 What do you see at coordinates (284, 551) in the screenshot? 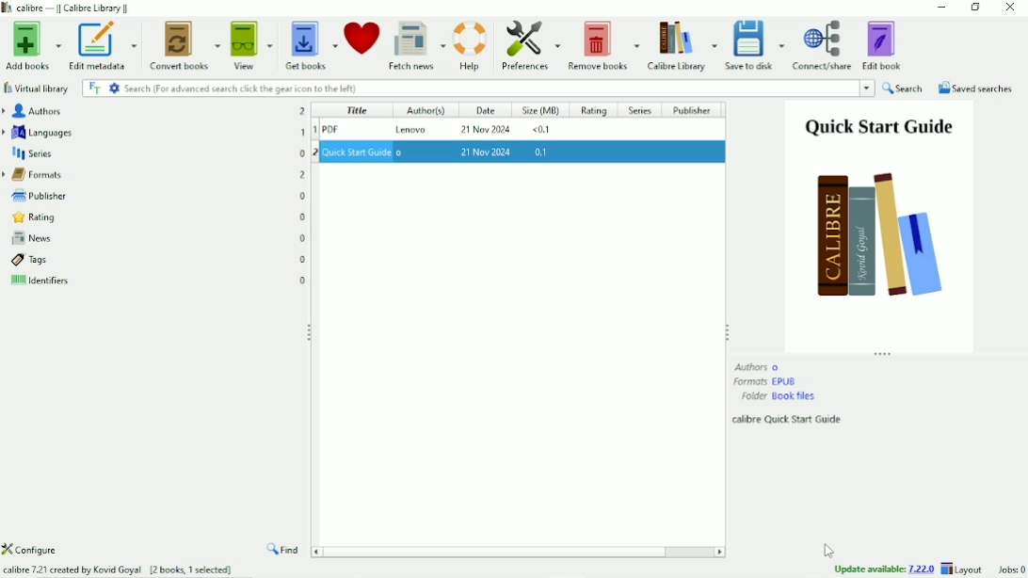
I see `Find` at bounding box center [284, 551].